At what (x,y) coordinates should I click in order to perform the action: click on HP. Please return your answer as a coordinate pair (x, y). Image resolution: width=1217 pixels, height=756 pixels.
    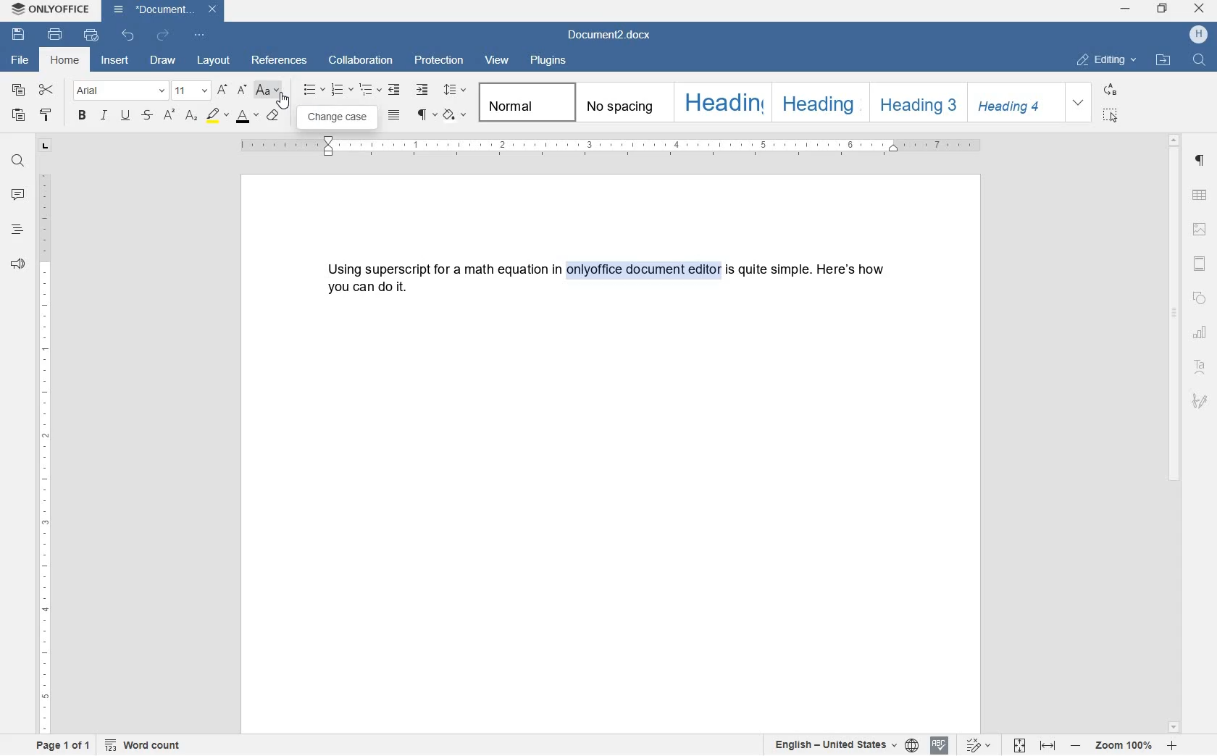
    Looking at the image, I should click on (1198, 35).